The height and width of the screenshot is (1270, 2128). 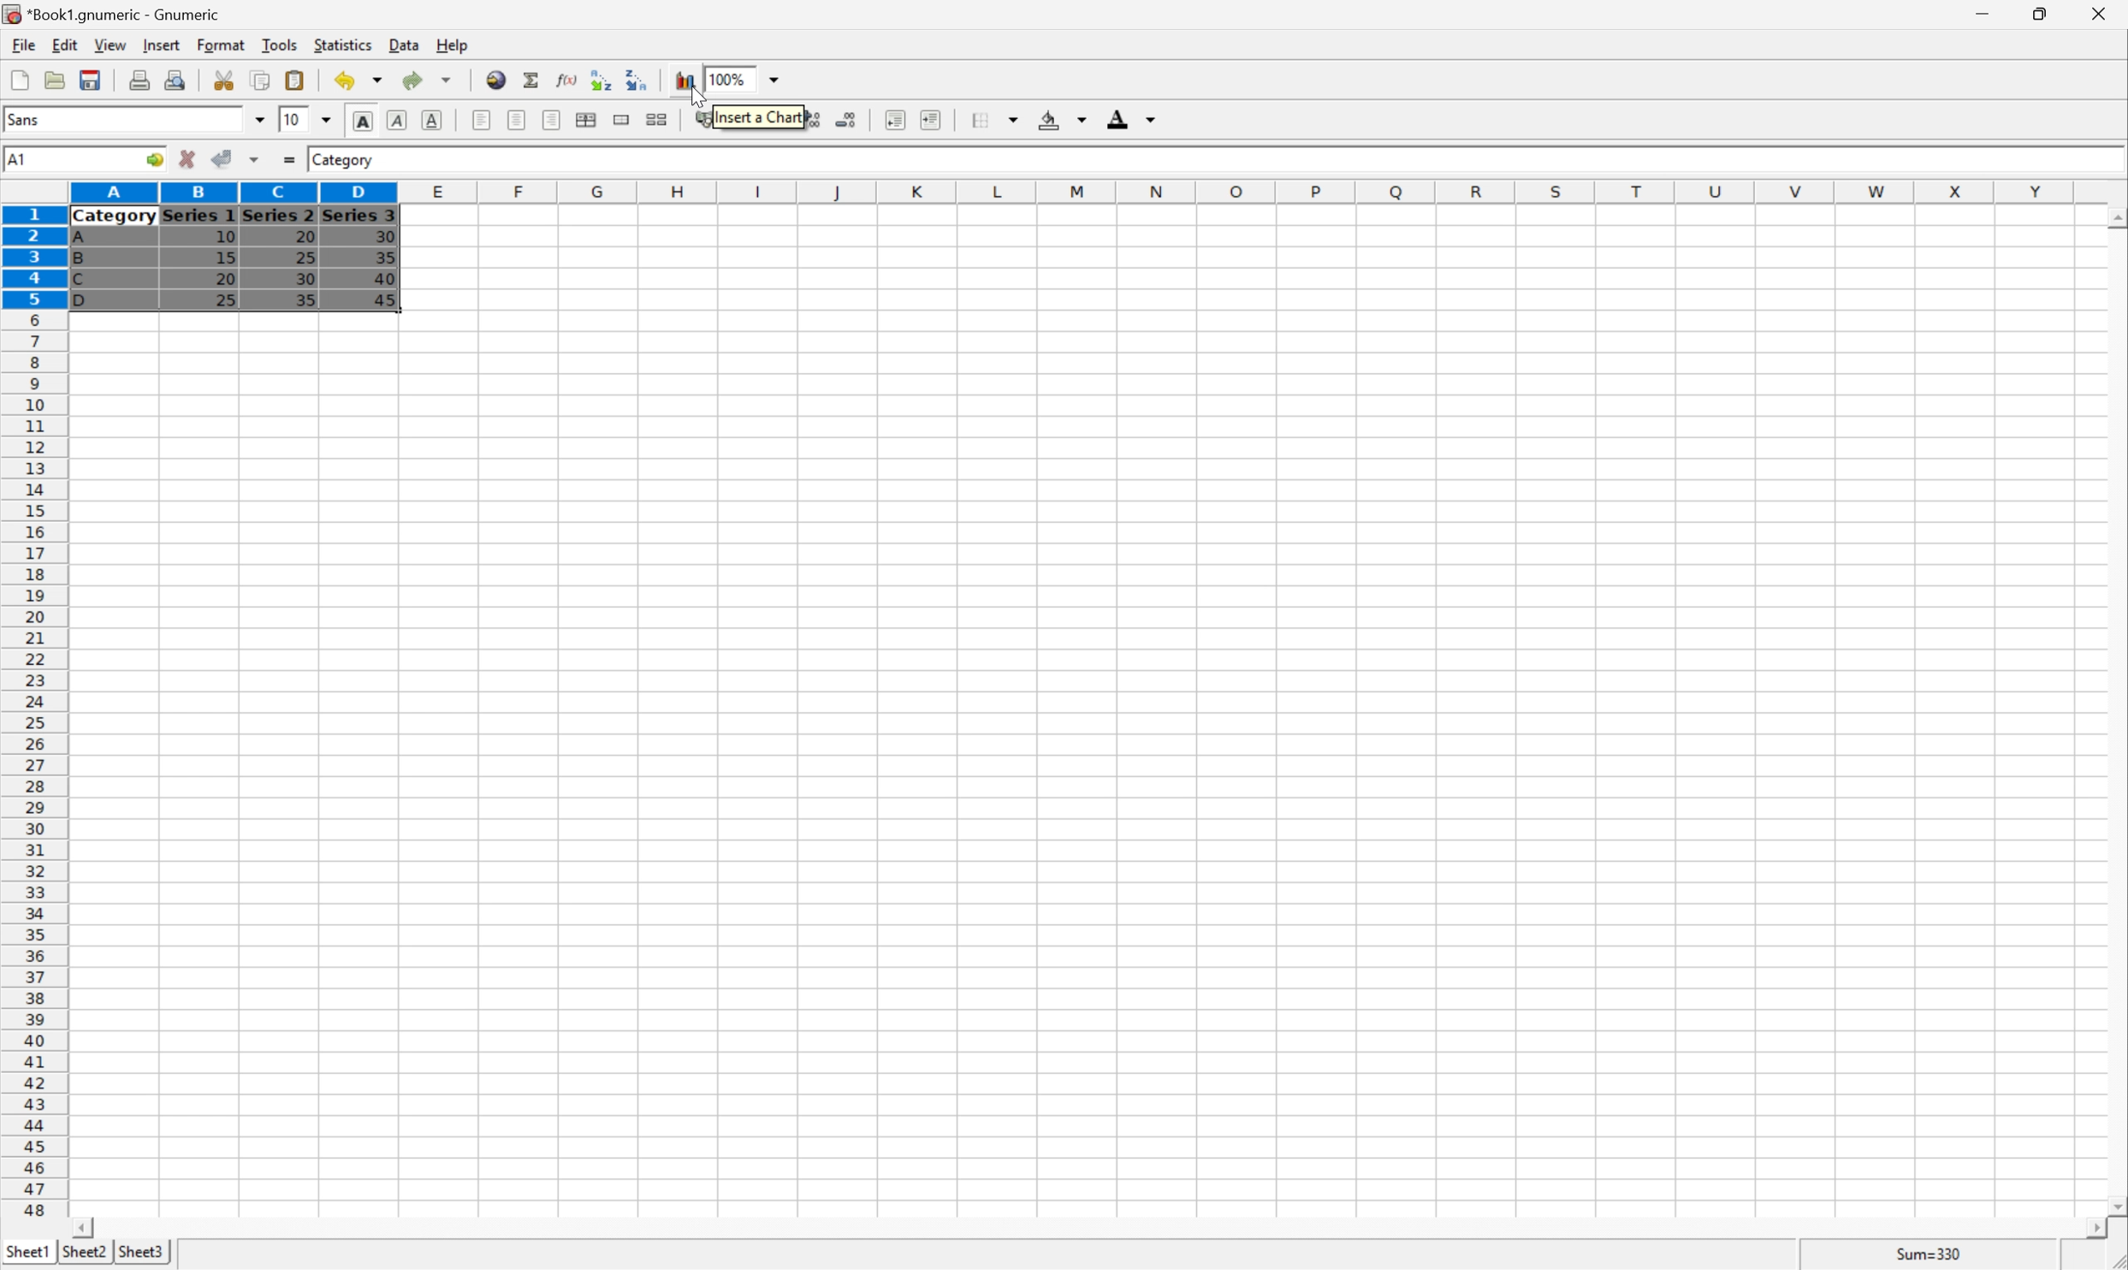 What do you see at coordinates (220, 157) in the screenshot?
I see `Accept changes` at bounding box center [220, 157].